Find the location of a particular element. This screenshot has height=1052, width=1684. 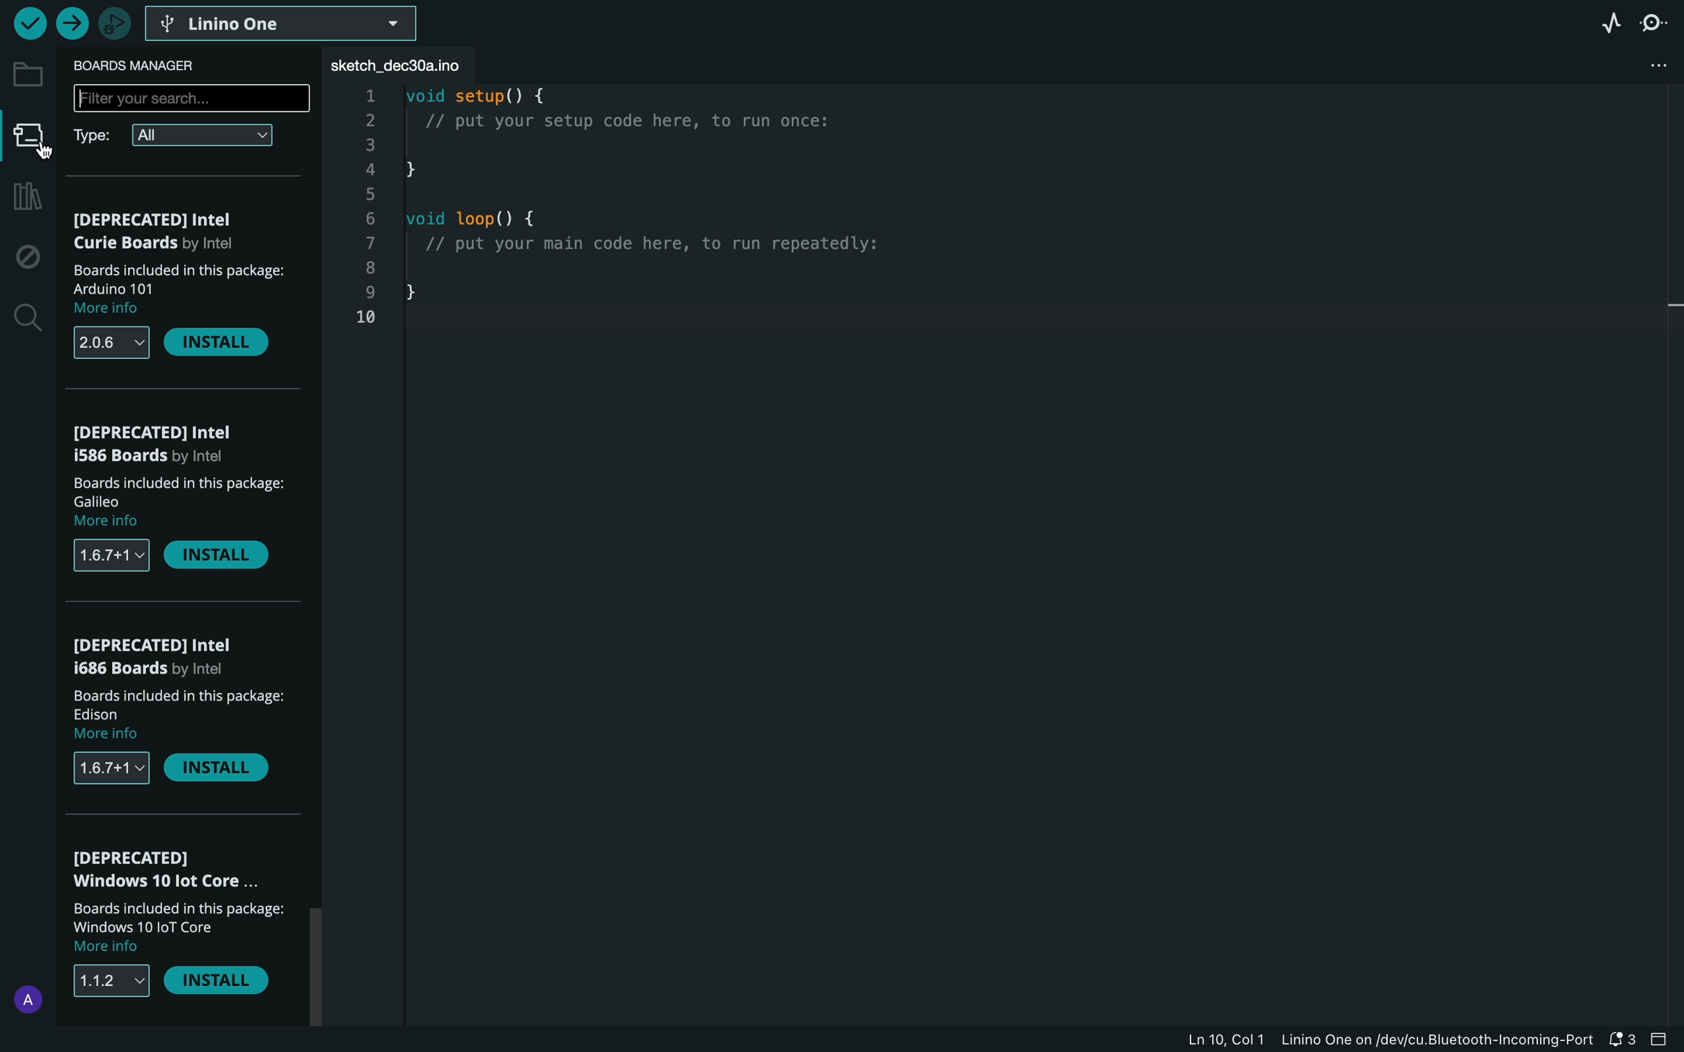

board selecter is located at coordinates (285, 24).